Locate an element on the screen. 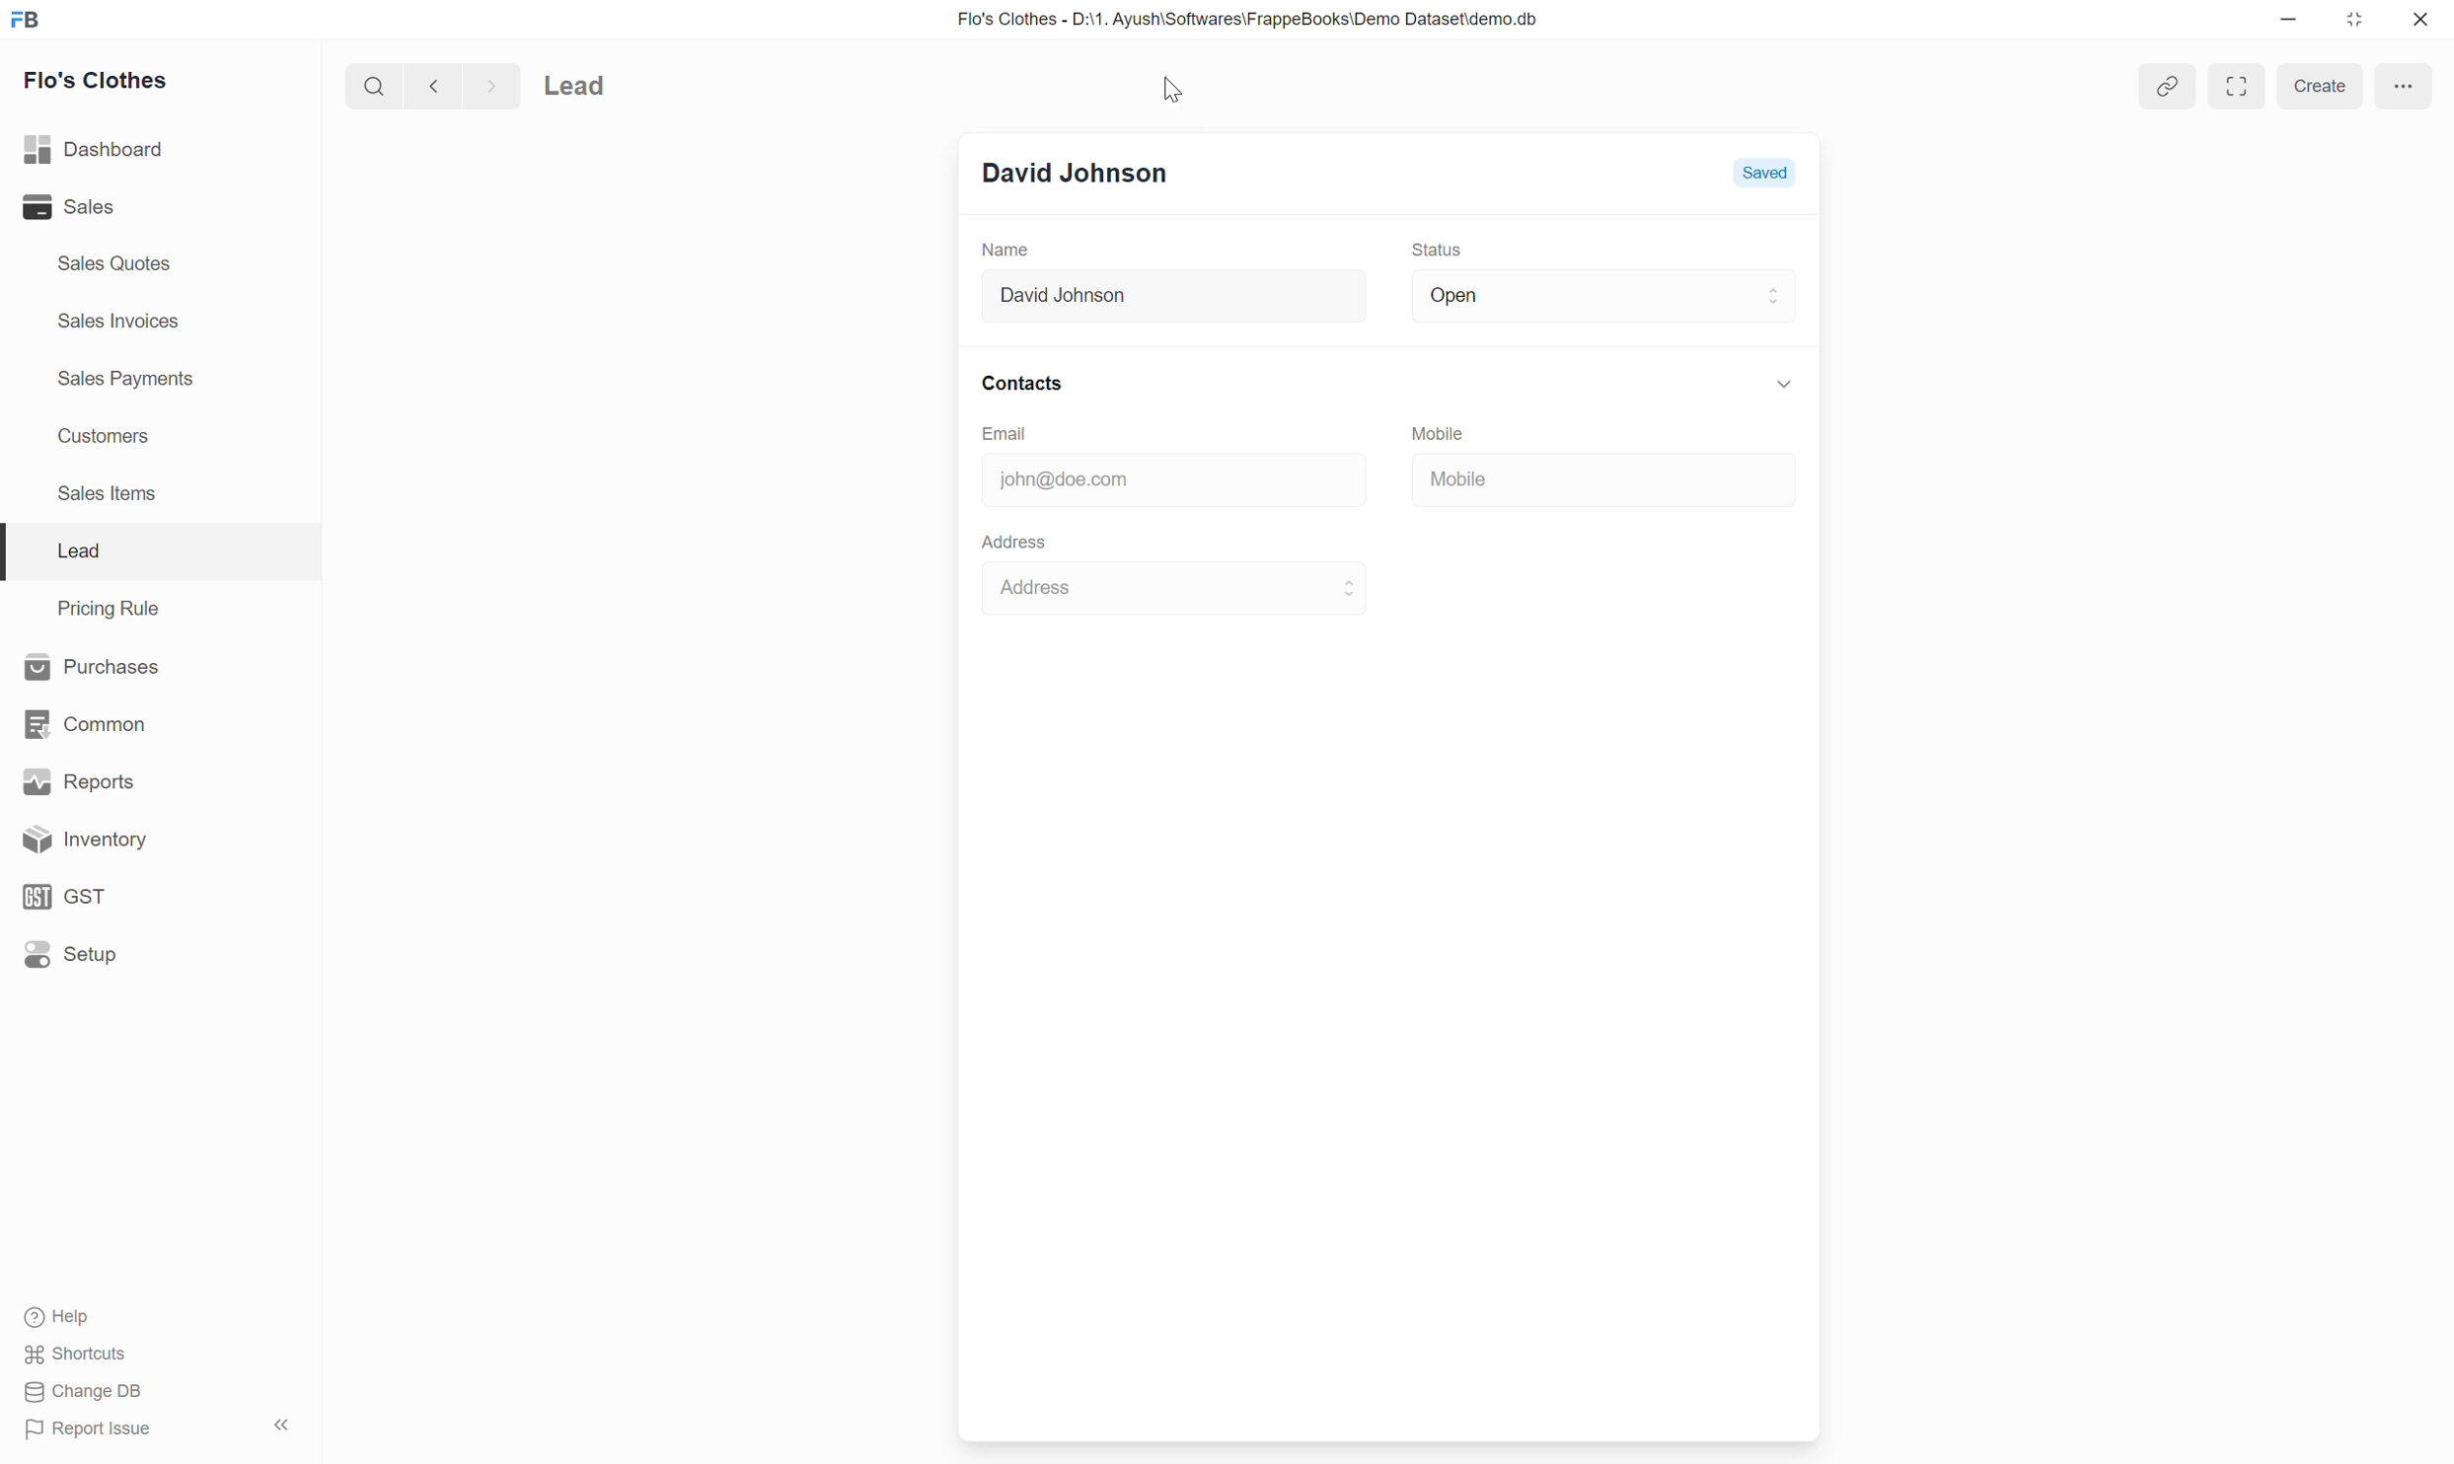 The width and height of the screenshot is (2454, 1464). Sales is located at coordinates (69, 207).